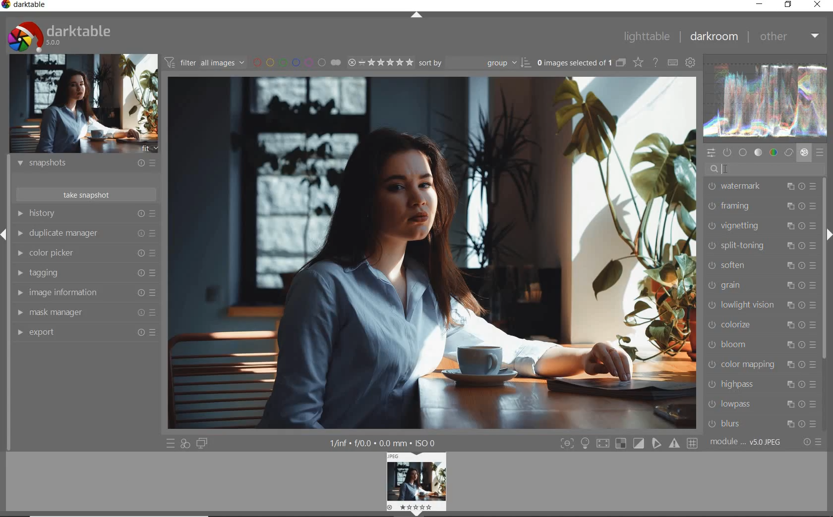  Describe the element at coordinates (87, 273) in the screenshot. I see `tagging` at that location.